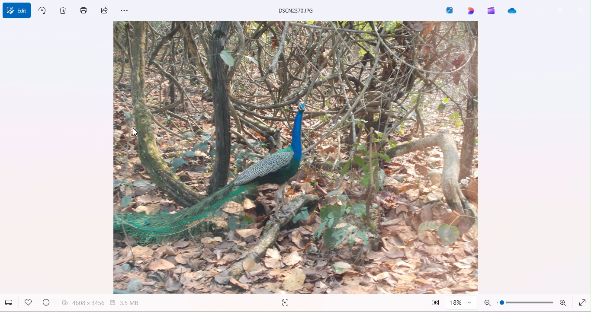 Image resolution: width=591 pixels, height=312 pixels. Describe the element at coordinates (526, 303) in the screenshot. I see `zoom` at that location.